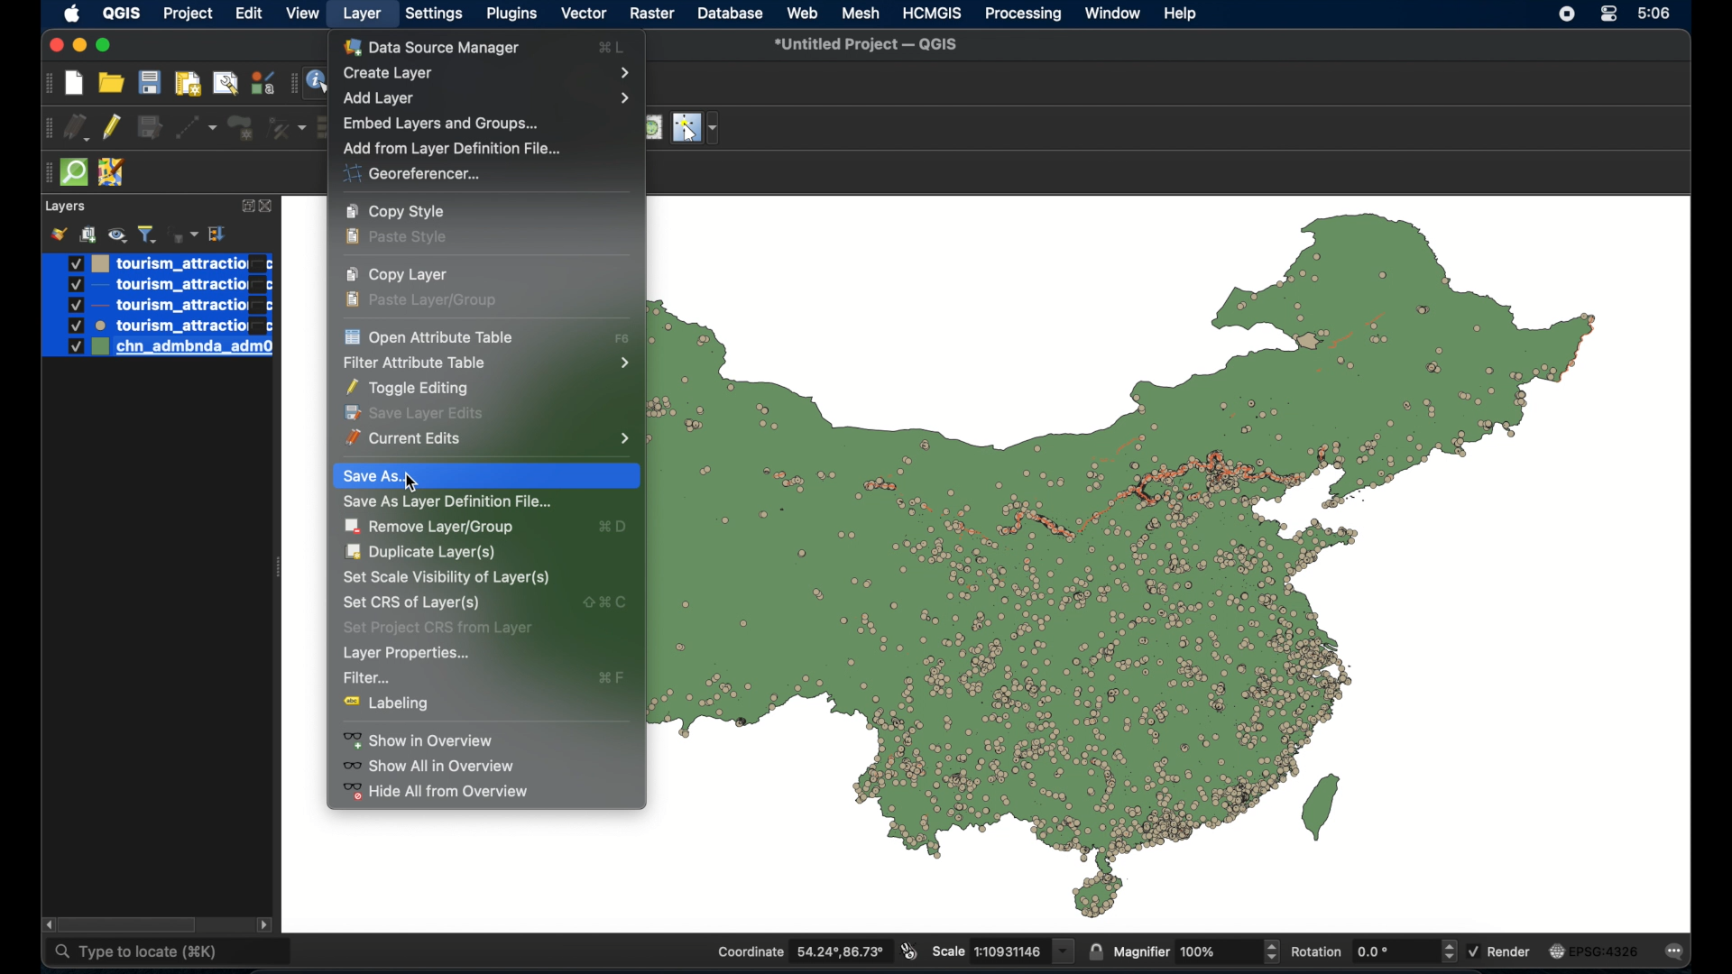  What do you see at coordinates (425, 335) in the screenshot?
I see `open attribute table` at bounding box center [425, 335].